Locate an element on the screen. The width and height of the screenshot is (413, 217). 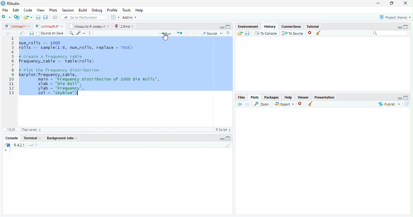
Tools is located at coordinates (127, 10).